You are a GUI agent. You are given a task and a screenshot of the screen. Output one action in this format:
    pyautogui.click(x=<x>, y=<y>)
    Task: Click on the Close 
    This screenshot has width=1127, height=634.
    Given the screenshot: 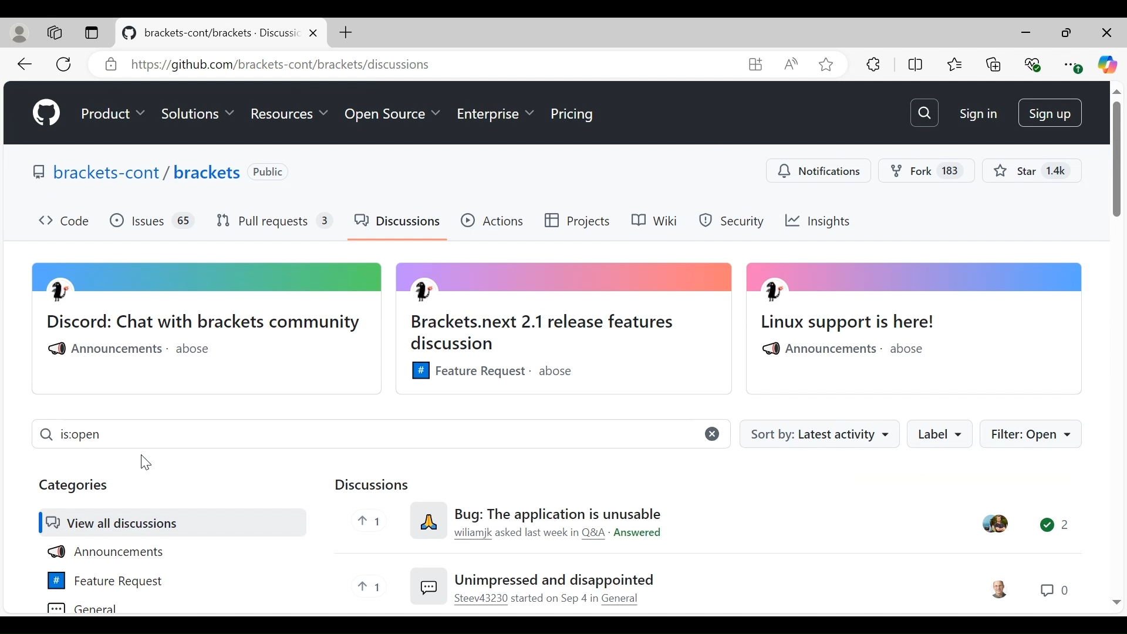 What is the action you would take?
    pyautogui.click(x=1108, y=33)
    